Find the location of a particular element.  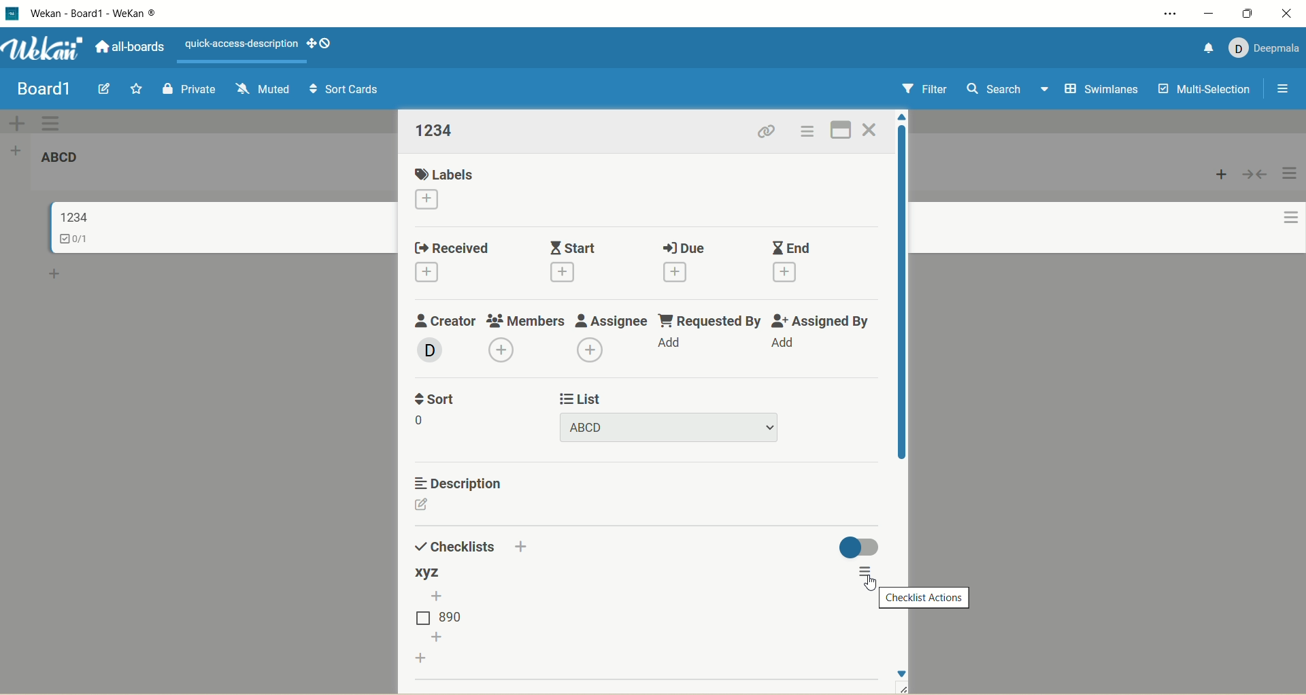

labels is located at coordinates (448, 172).